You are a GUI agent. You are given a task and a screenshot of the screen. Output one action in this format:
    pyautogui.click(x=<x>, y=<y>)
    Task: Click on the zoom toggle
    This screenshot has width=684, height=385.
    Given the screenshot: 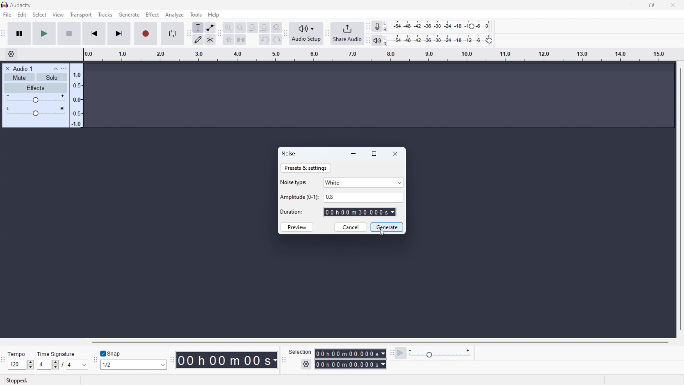 What is the action you would take?
    pyautogui.click(x=276, y=27)
    